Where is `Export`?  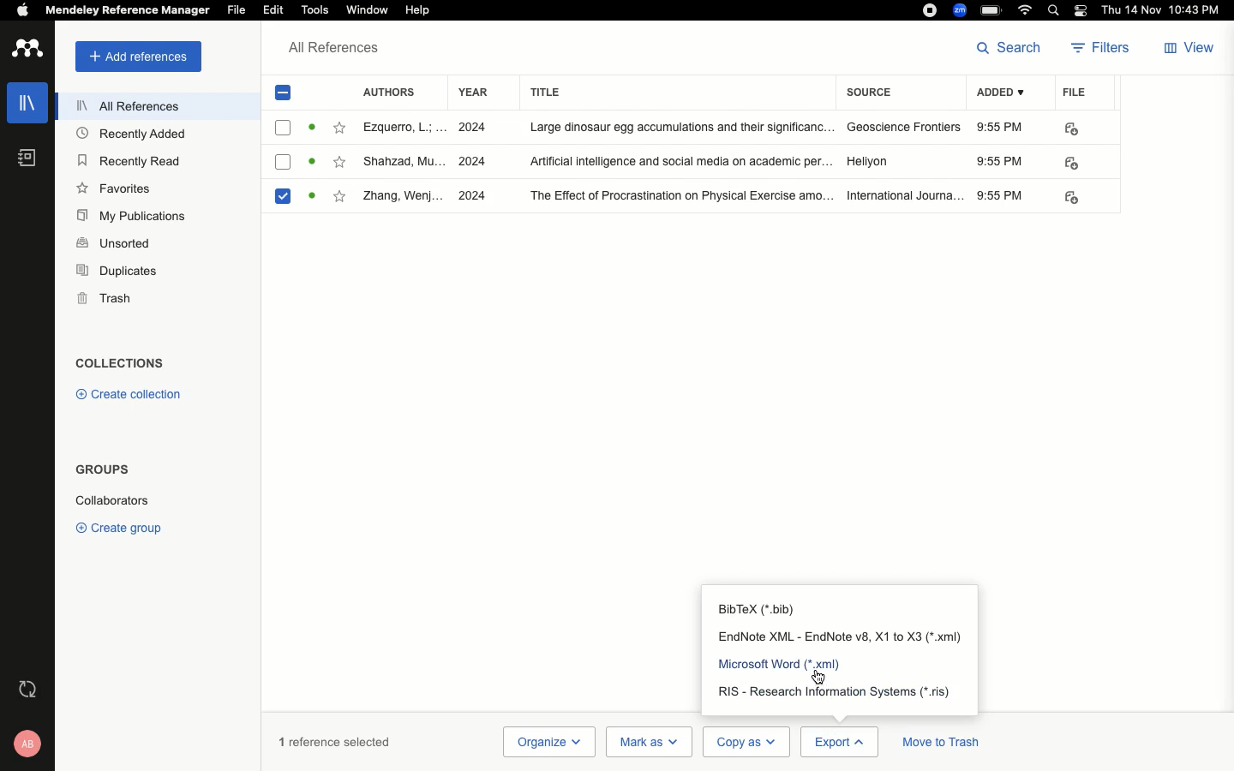 Export is located at coordinates (839, 742).